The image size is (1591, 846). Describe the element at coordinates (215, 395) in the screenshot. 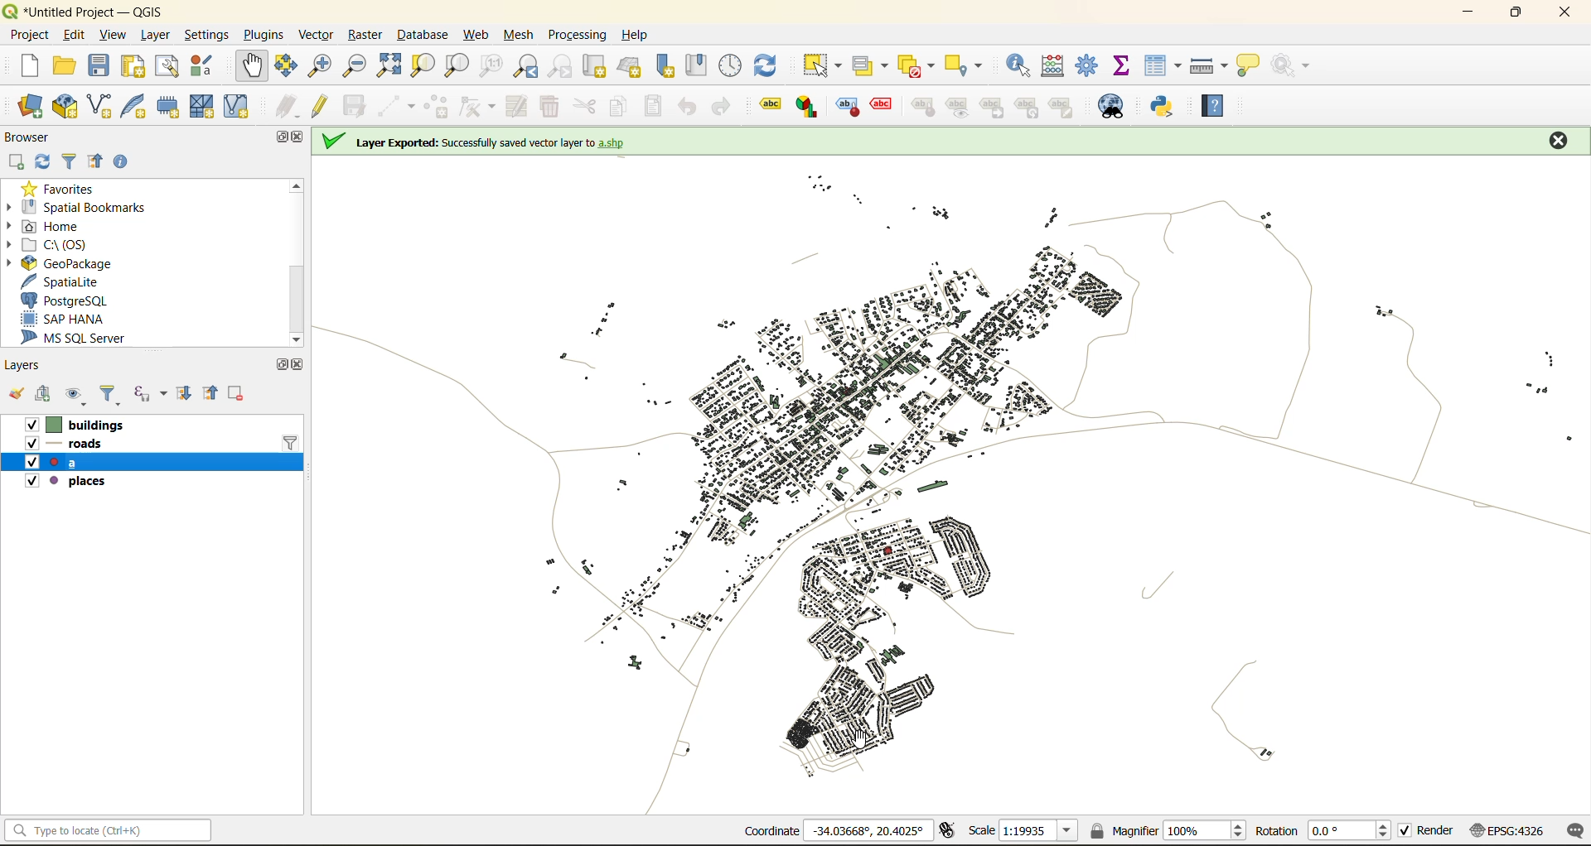

I see `collapse all` at that location.